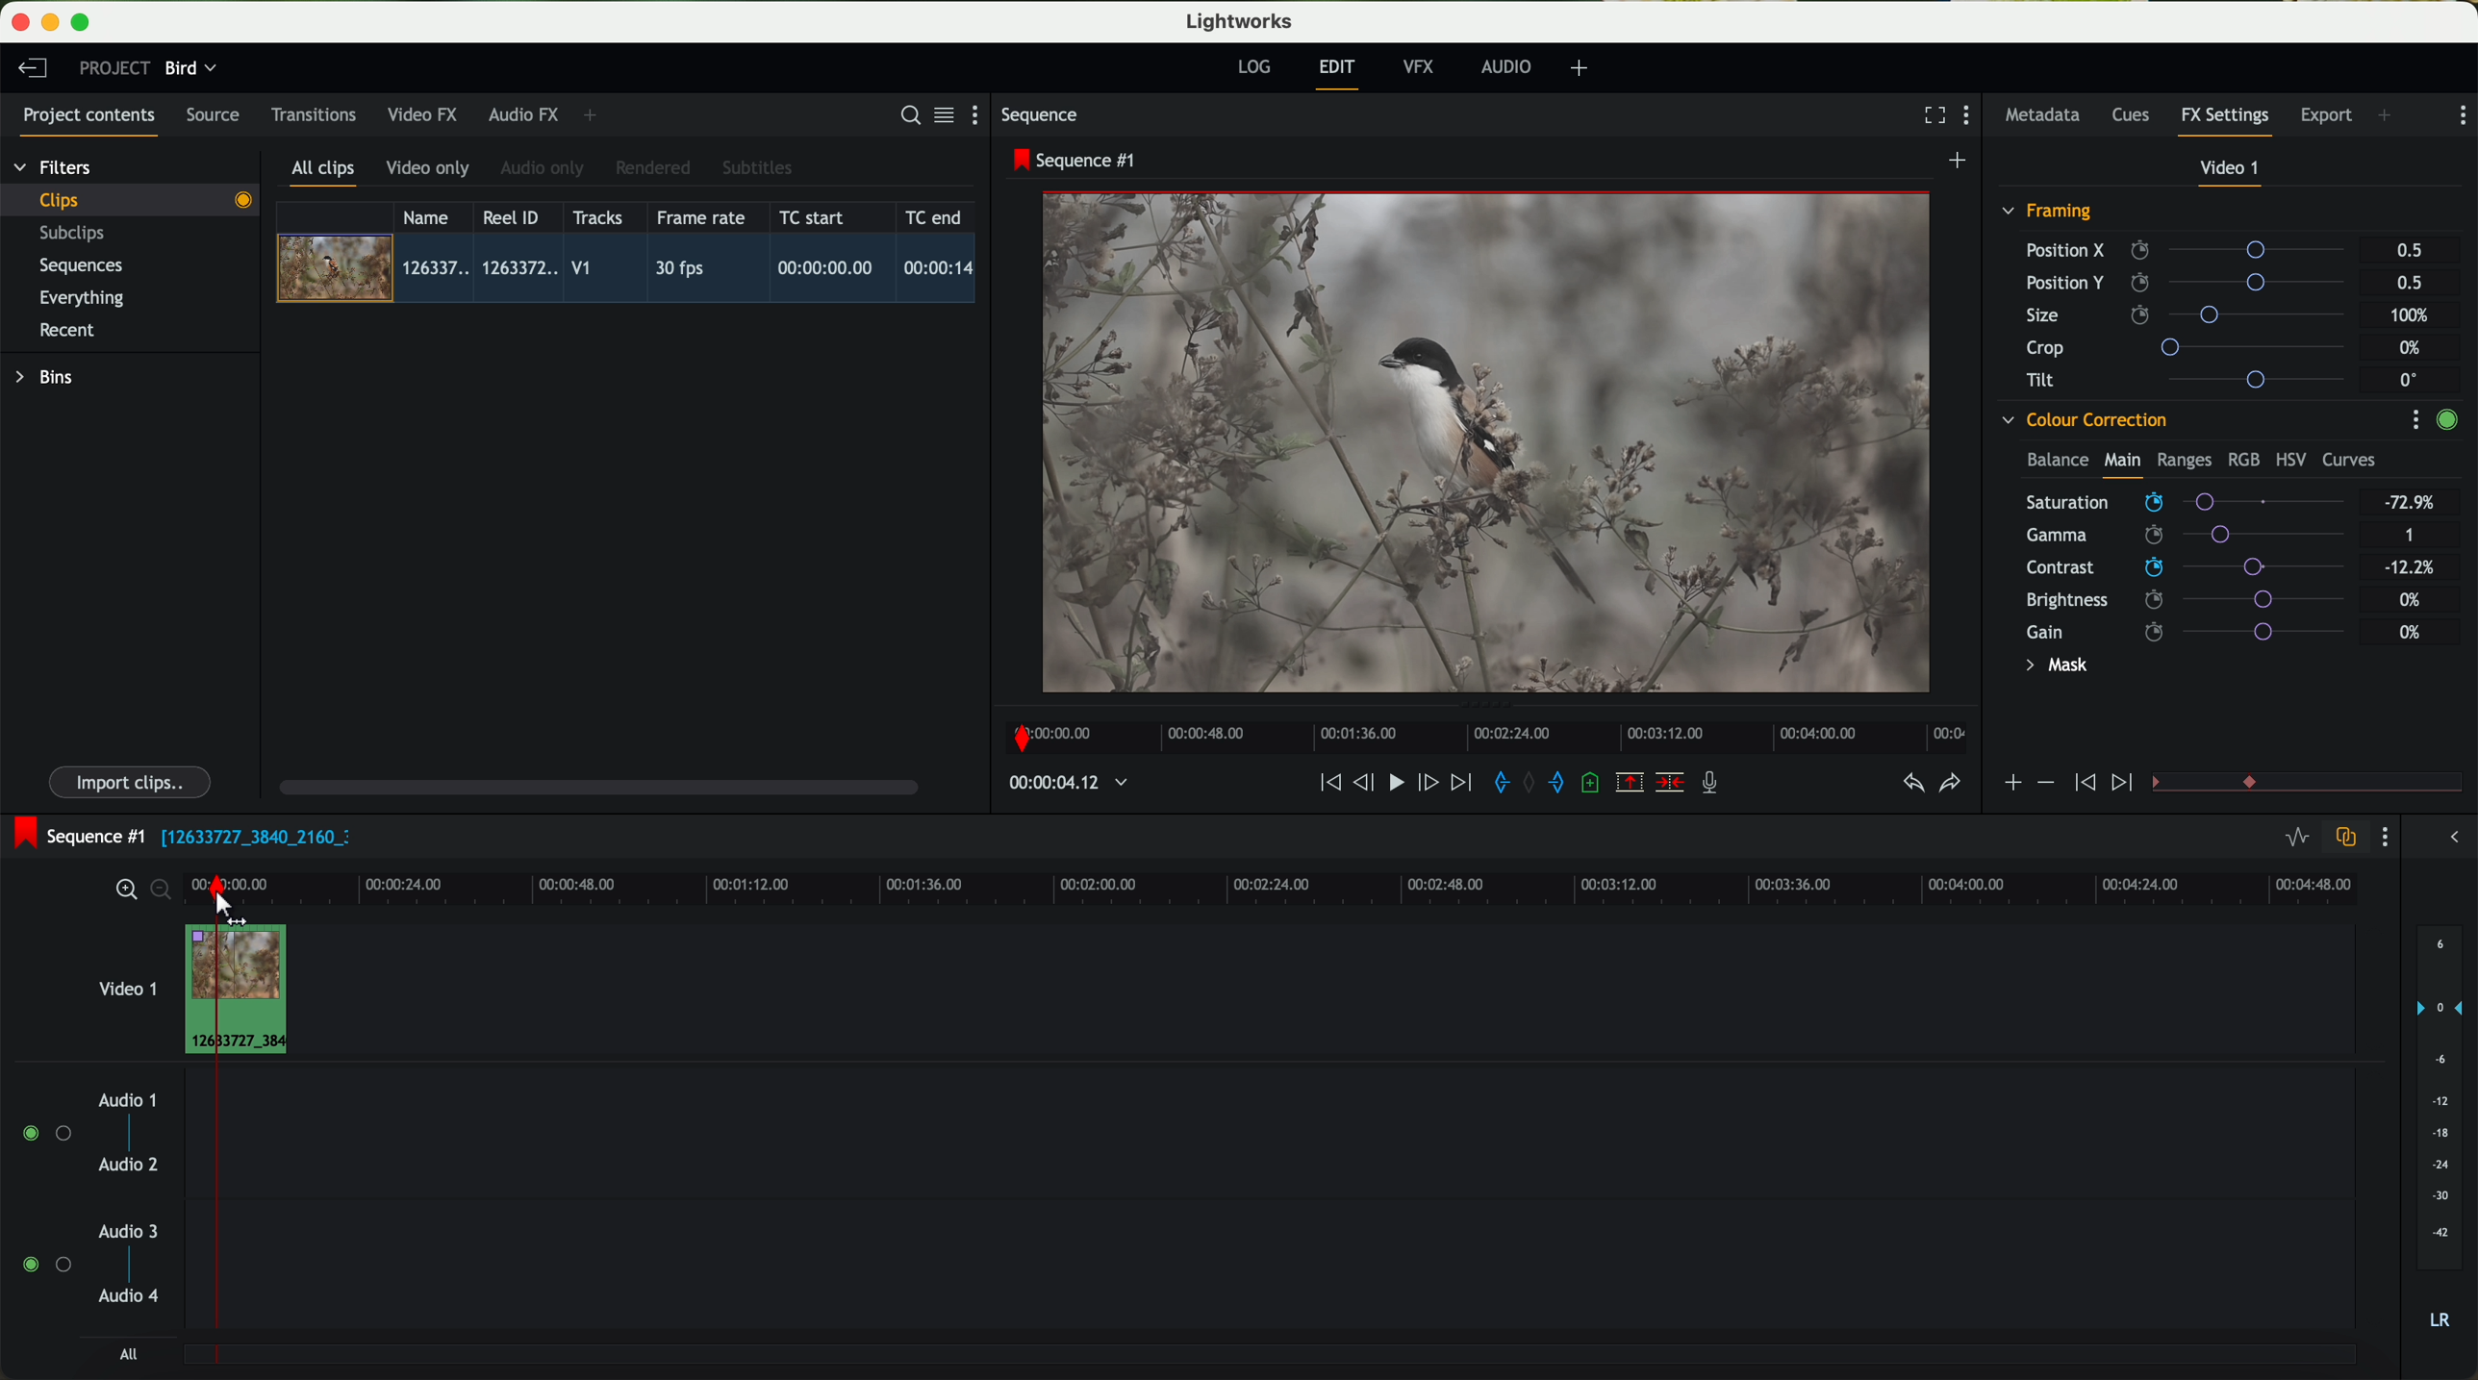 This screenshot has height=1380, width=2478. What do you see at coordinates (1490, 442) in the screenshot?
I see `applied effect` at bounding box center [1490, 442].